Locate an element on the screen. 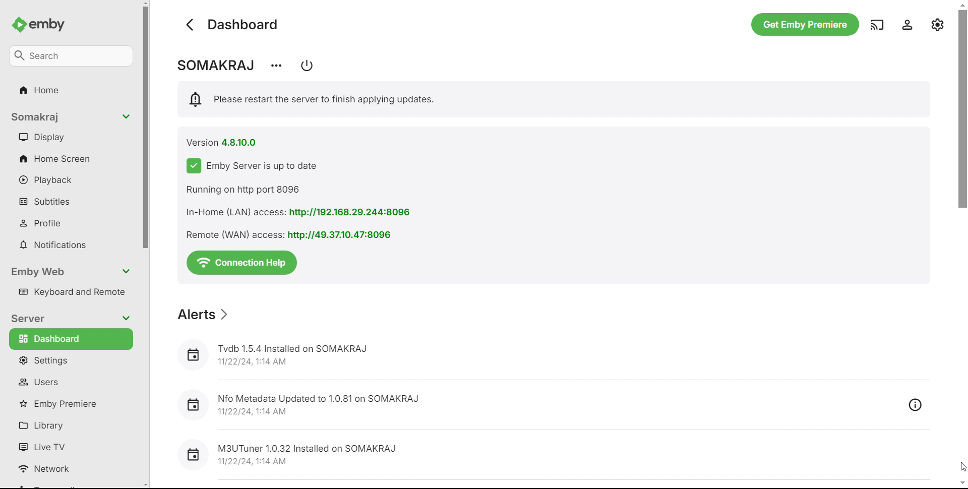 This screenshot has height=489, width=968. Dashboard is located at coordinates (246, 24).